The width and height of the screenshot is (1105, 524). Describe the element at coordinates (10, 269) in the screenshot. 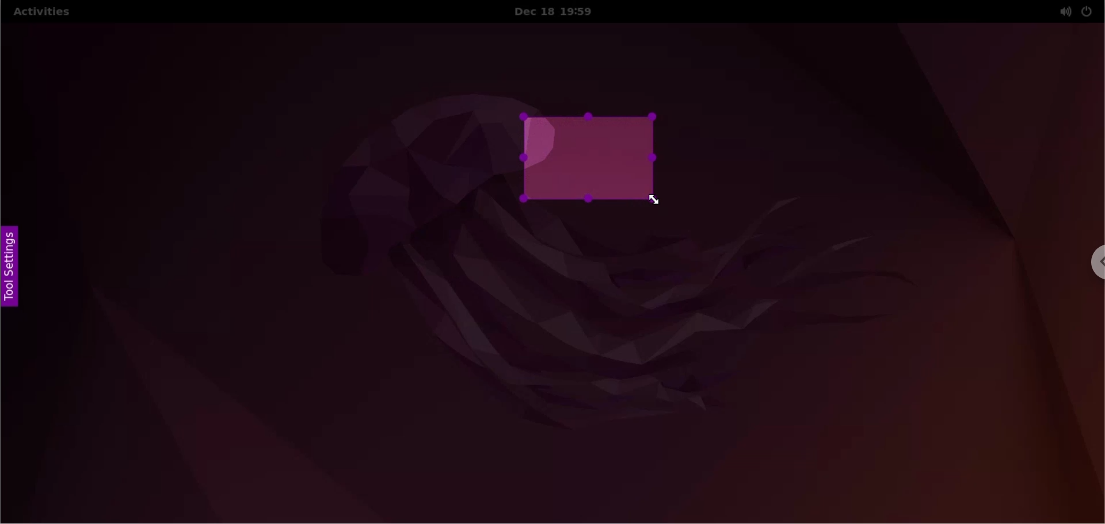

I see `tool settings` at that location.